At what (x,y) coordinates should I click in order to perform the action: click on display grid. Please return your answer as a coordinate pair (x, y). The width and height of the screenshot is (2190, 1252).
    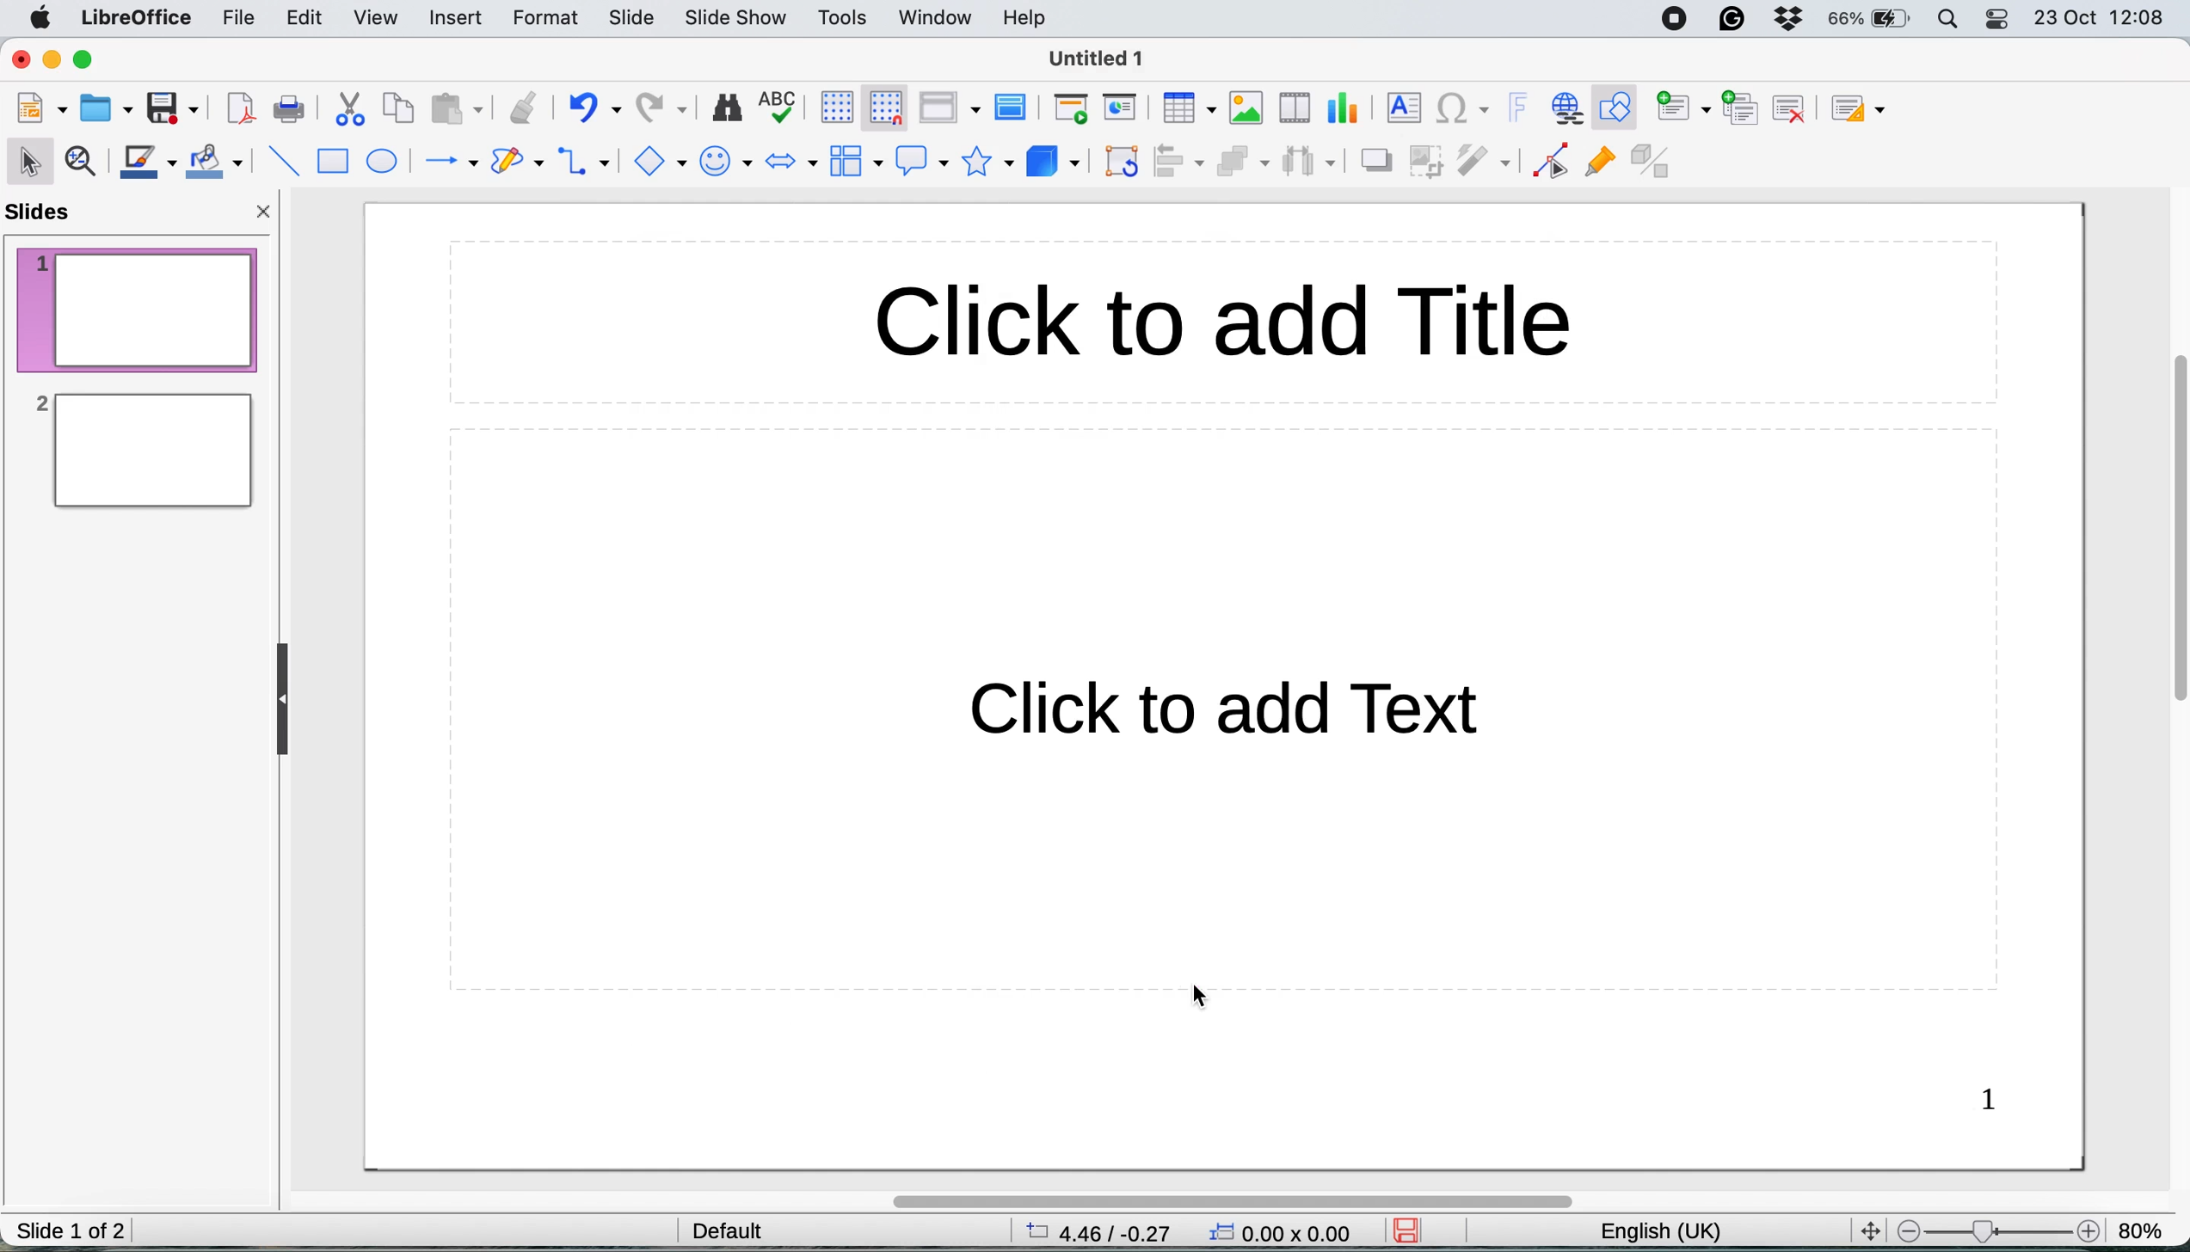
    Looking at the image, I should click on (831, 106).